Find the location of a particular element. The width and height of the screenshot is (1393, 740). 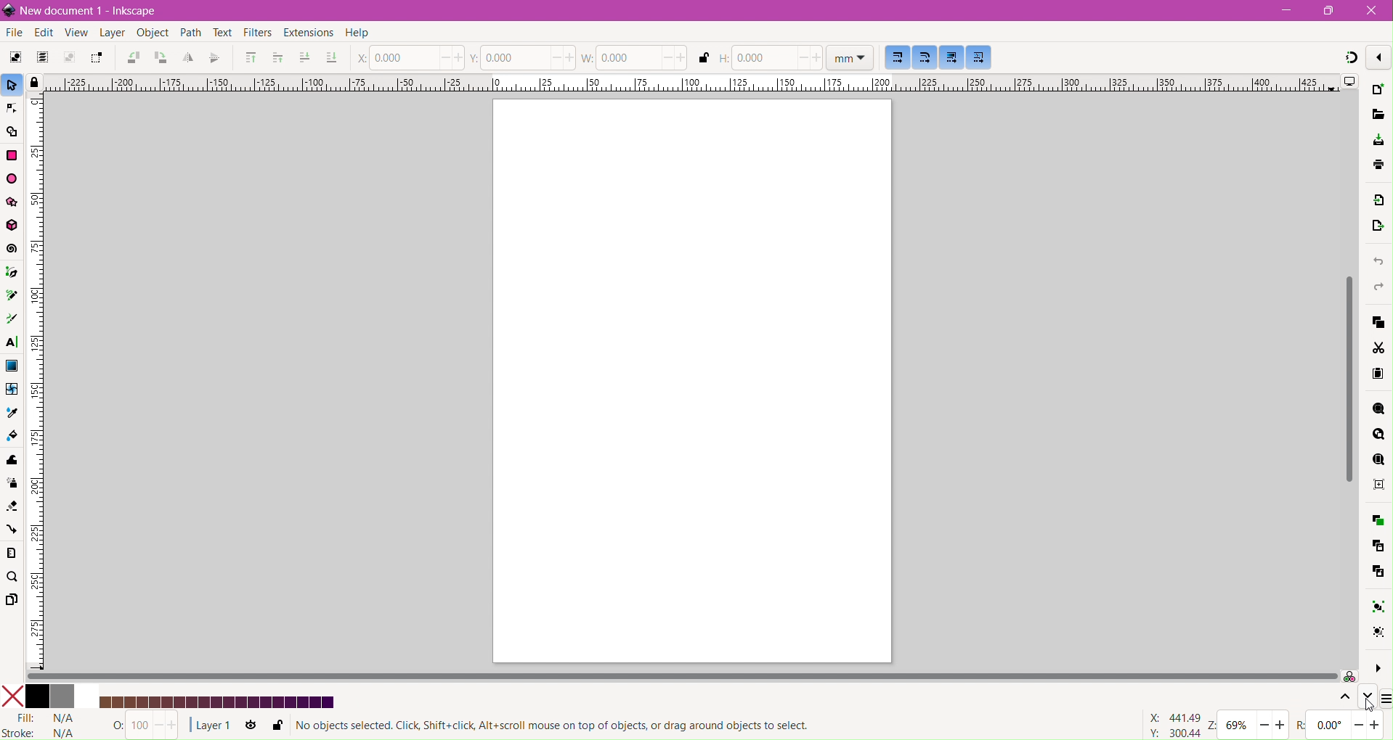

Create Clone is located at coordinates (1376, 547).